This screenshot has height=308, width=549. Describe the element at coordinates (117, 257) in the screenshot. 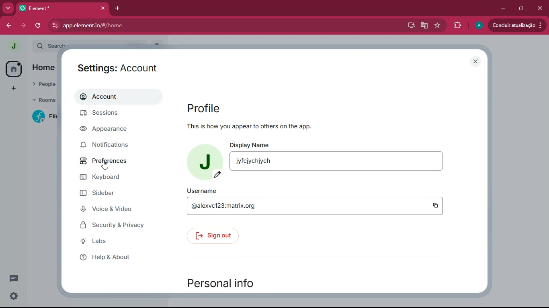

I see `help` at that location.